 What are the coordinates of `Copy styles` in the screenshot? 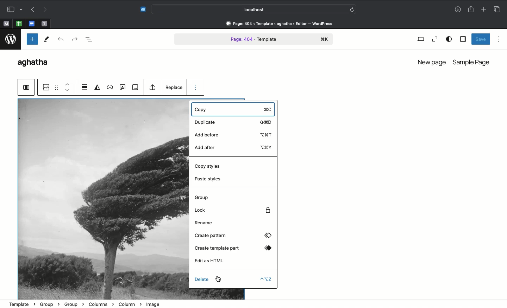 It's located at (211, 167).